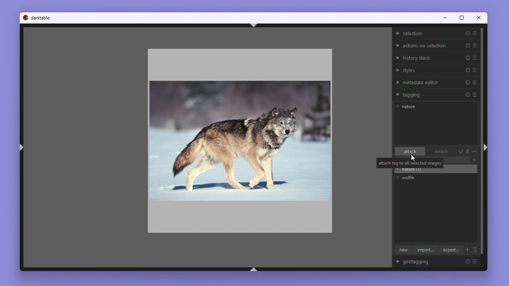 The image size is (509, 286). Describe the element at coordinates (425, 251) in the screenshot. I see `Import` at that location.